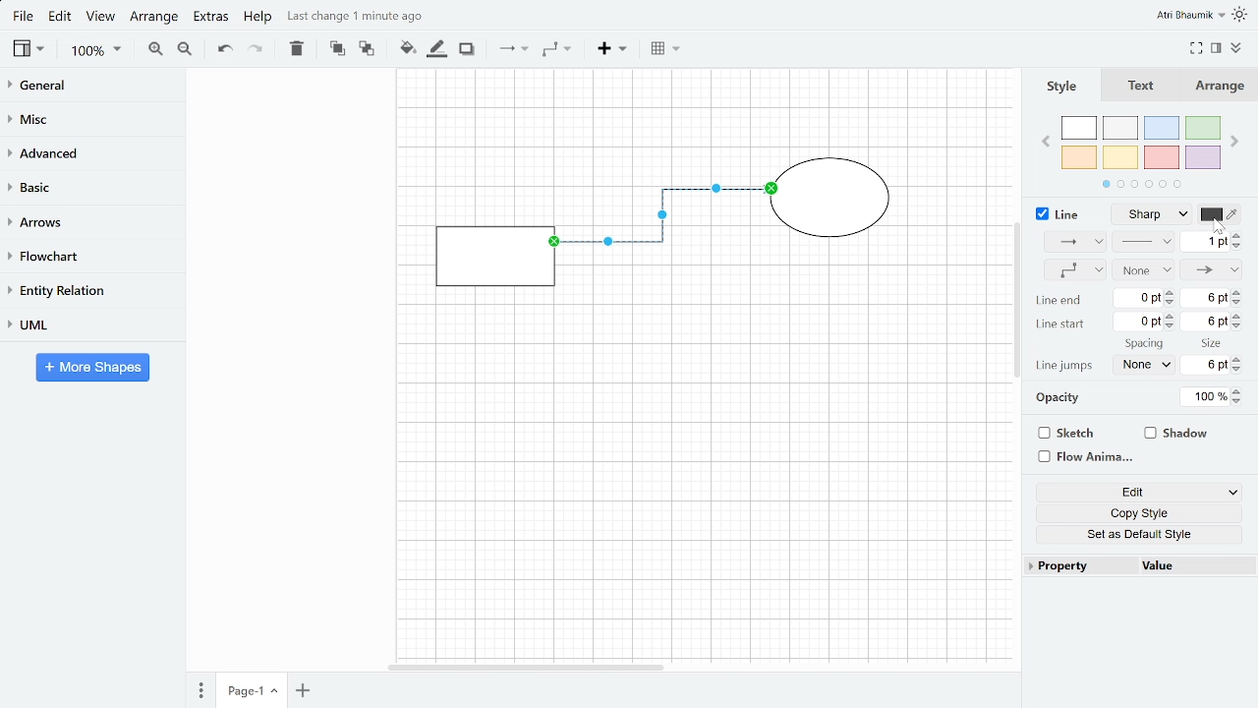  Describe the element at coordinates (1203, 157) in the screenshot. I see `violet` at that location.